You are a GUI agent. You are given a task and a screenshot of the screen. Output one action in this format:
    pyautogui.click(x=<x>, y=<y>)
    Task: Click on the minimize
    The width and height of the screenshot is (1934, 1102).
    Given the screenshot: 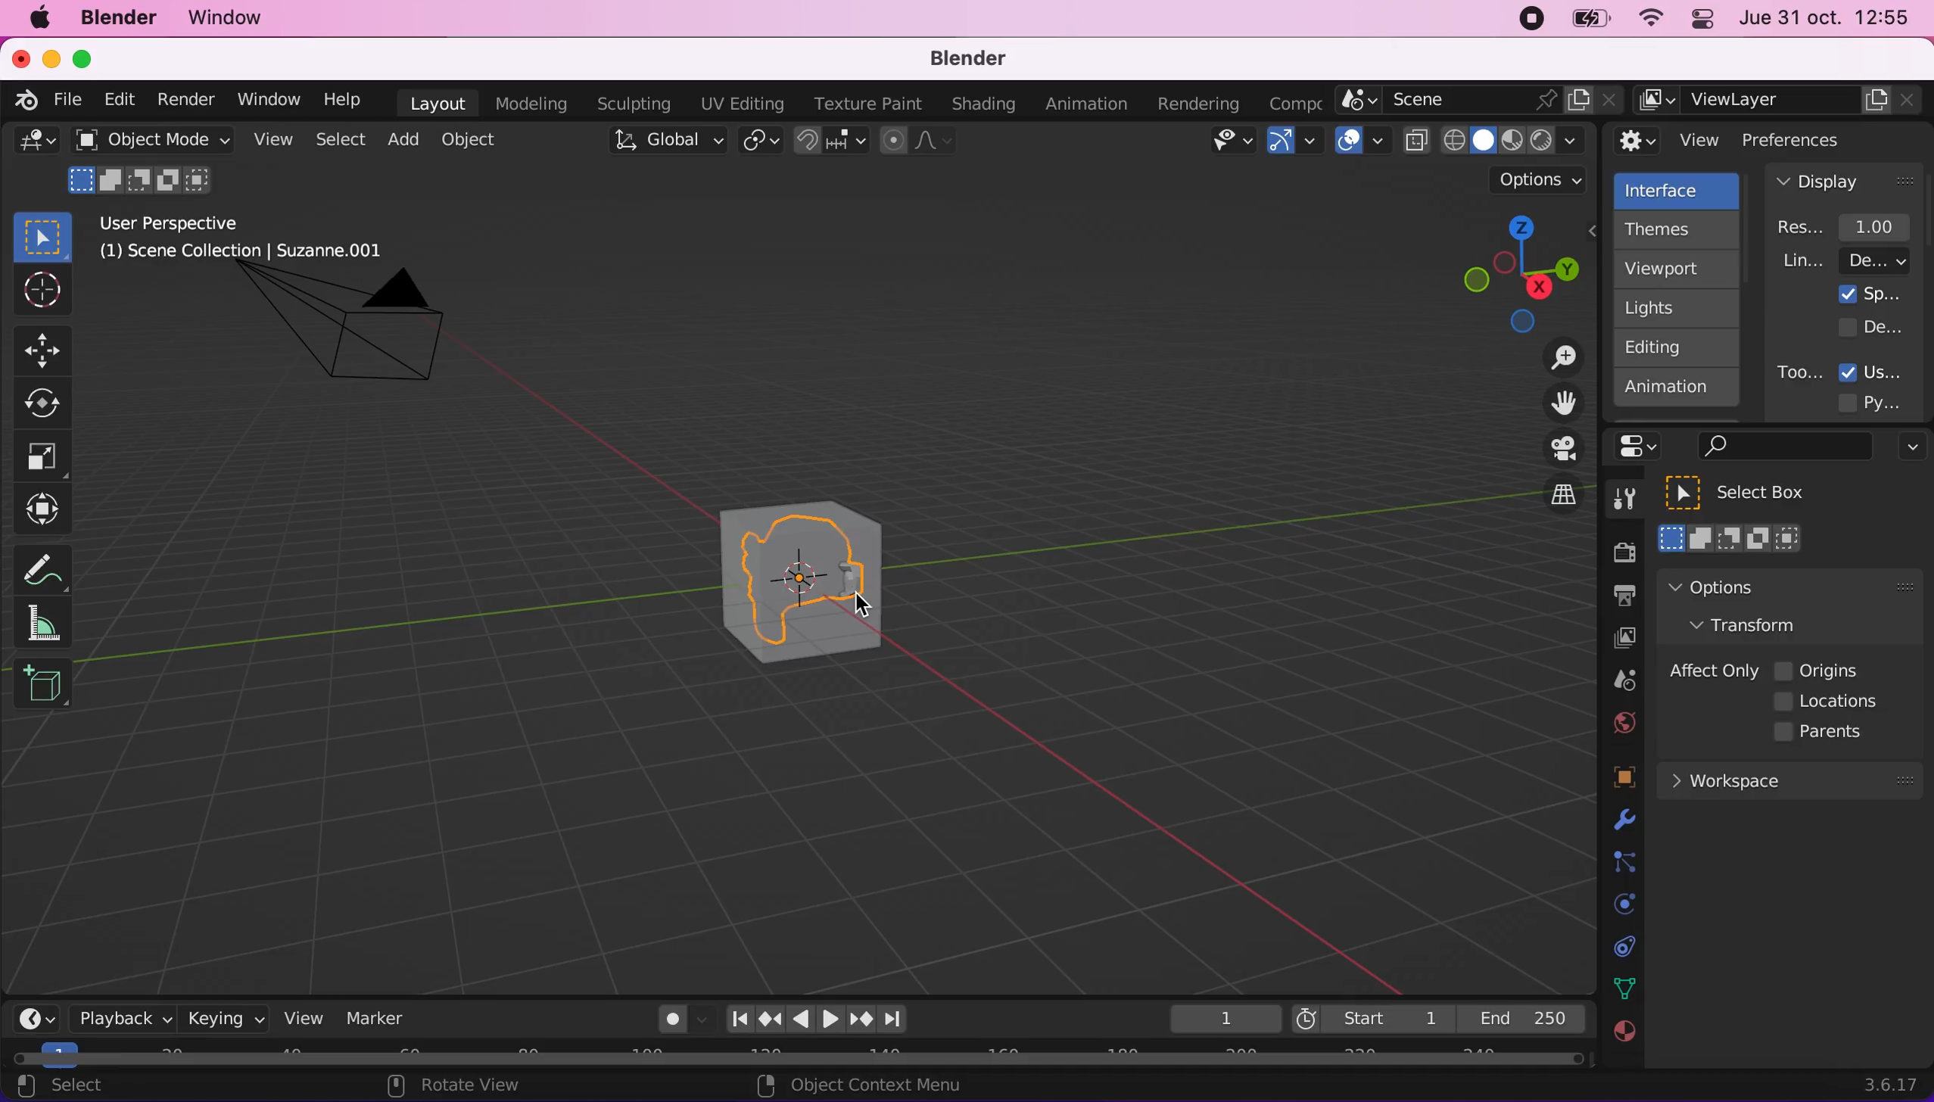 What is the action you would take?
    pyautogui.click(x=48, y=58)
    